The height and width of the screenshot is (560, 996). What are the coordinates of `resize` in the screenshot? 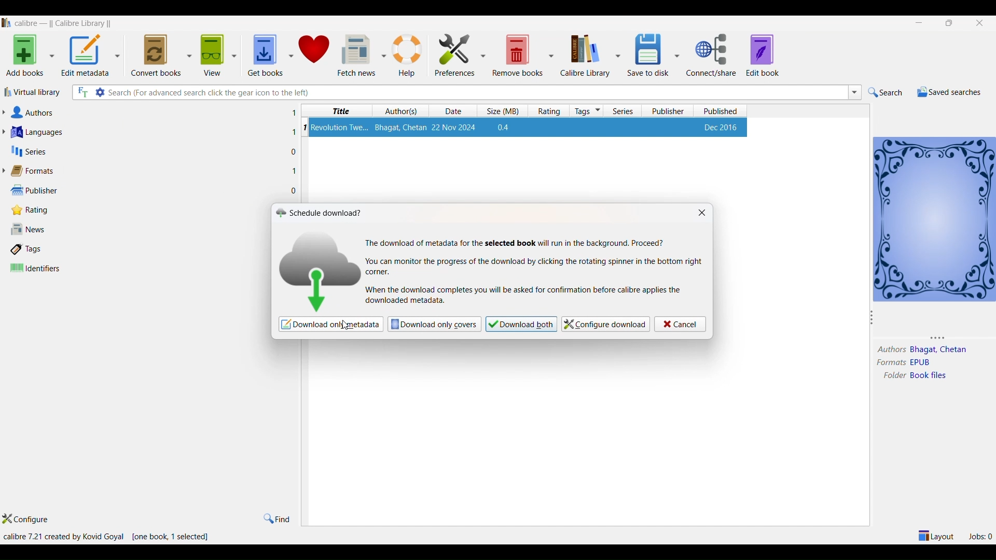 It's located at (930, 339).